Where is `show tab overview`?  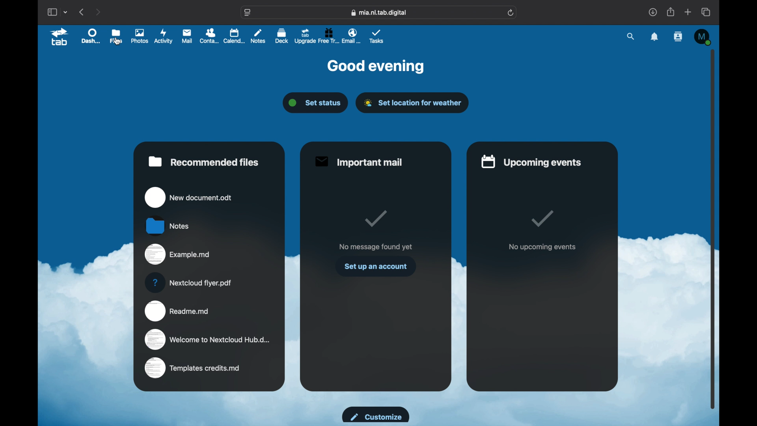 show tab overview is located at coordinates (707, 12).